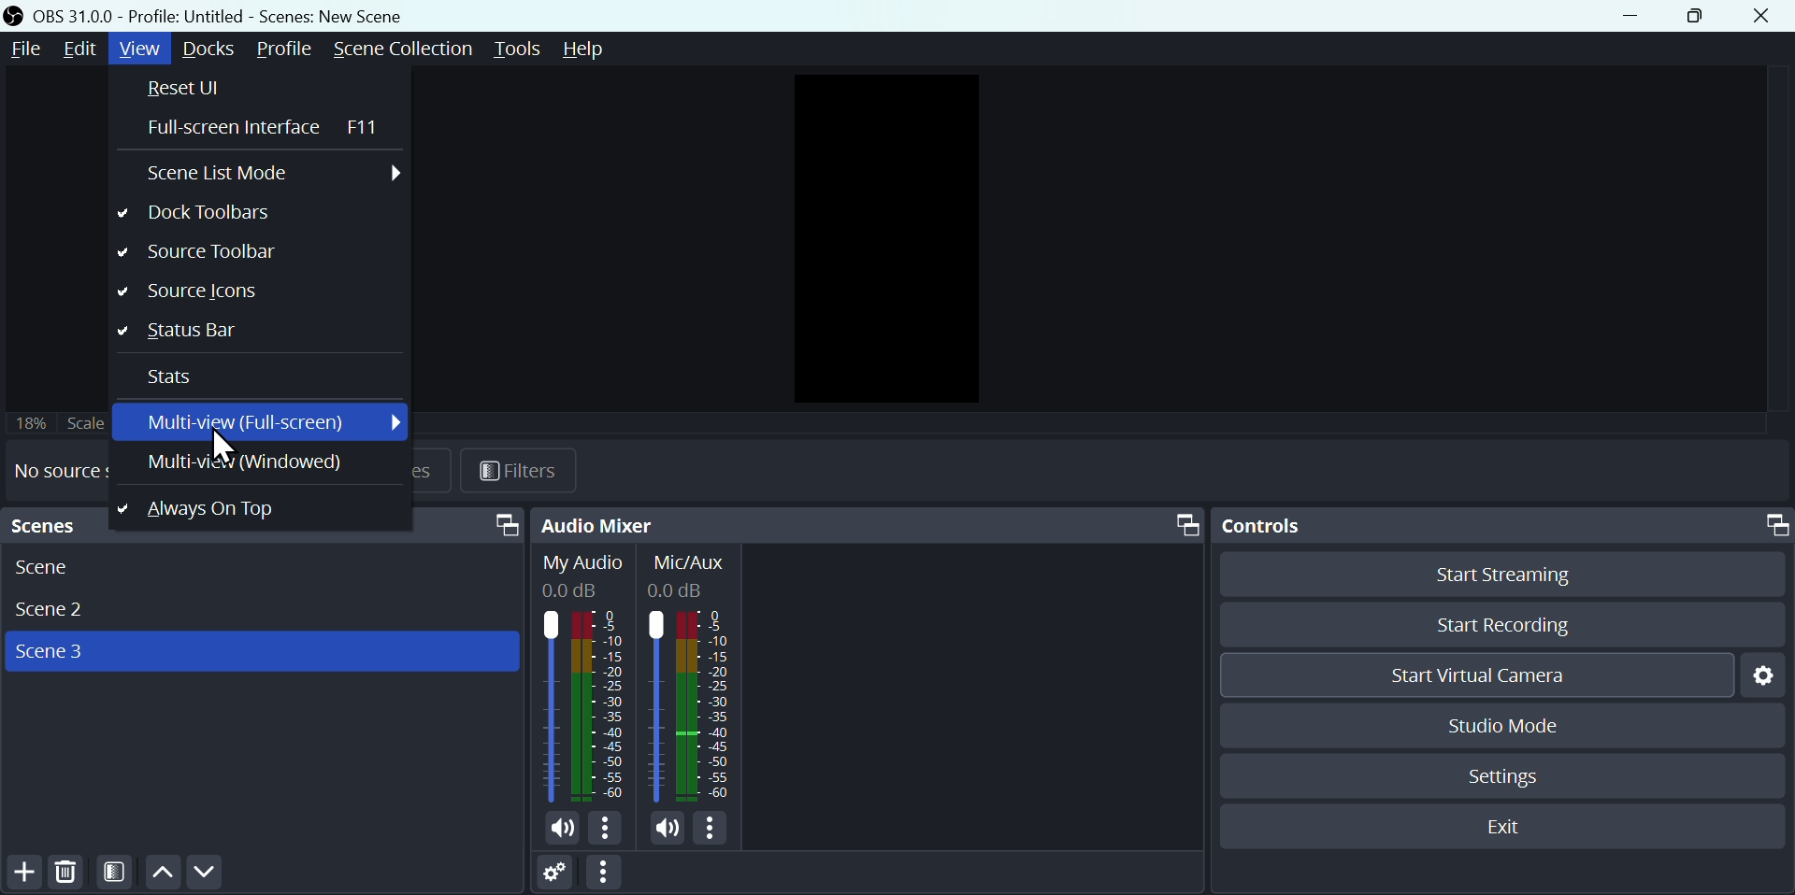 The image size is (1795, 895). What do you see at coordinates (560, 875) in the screenshot?
I see `Settings` at bounding box center [560, 875].